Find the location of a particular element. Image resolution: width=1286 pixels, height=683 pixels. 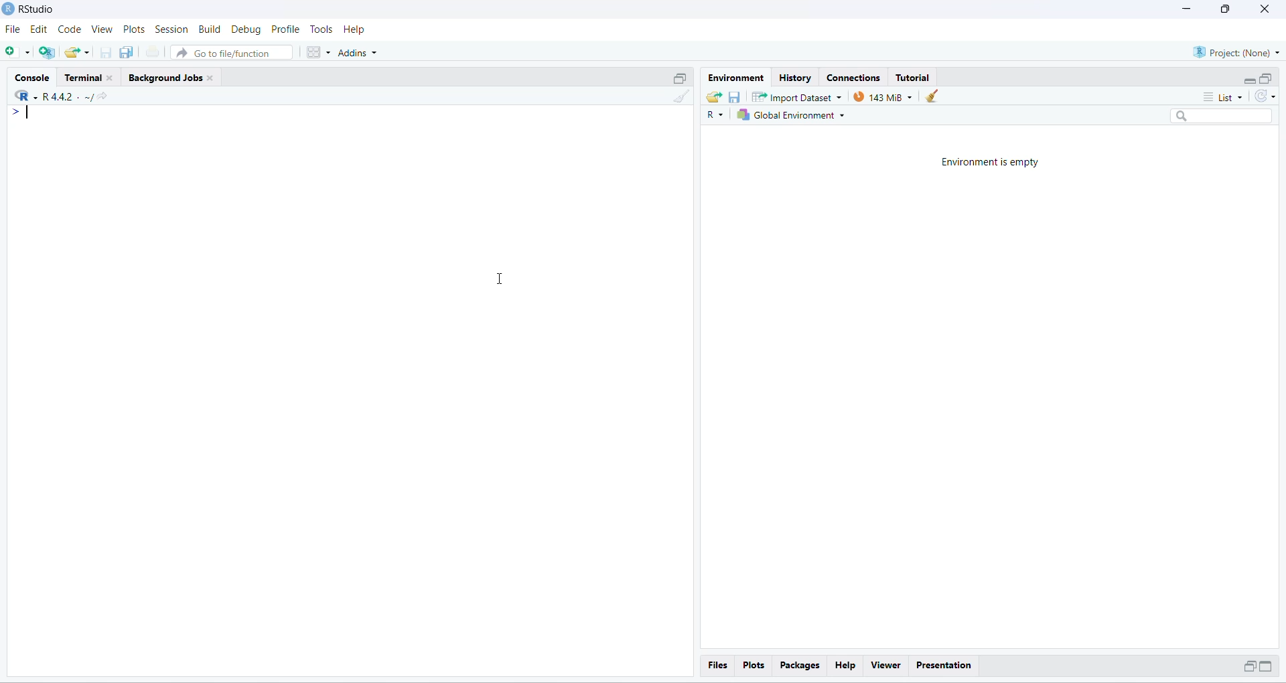

R is located at coordinates (25, 94).